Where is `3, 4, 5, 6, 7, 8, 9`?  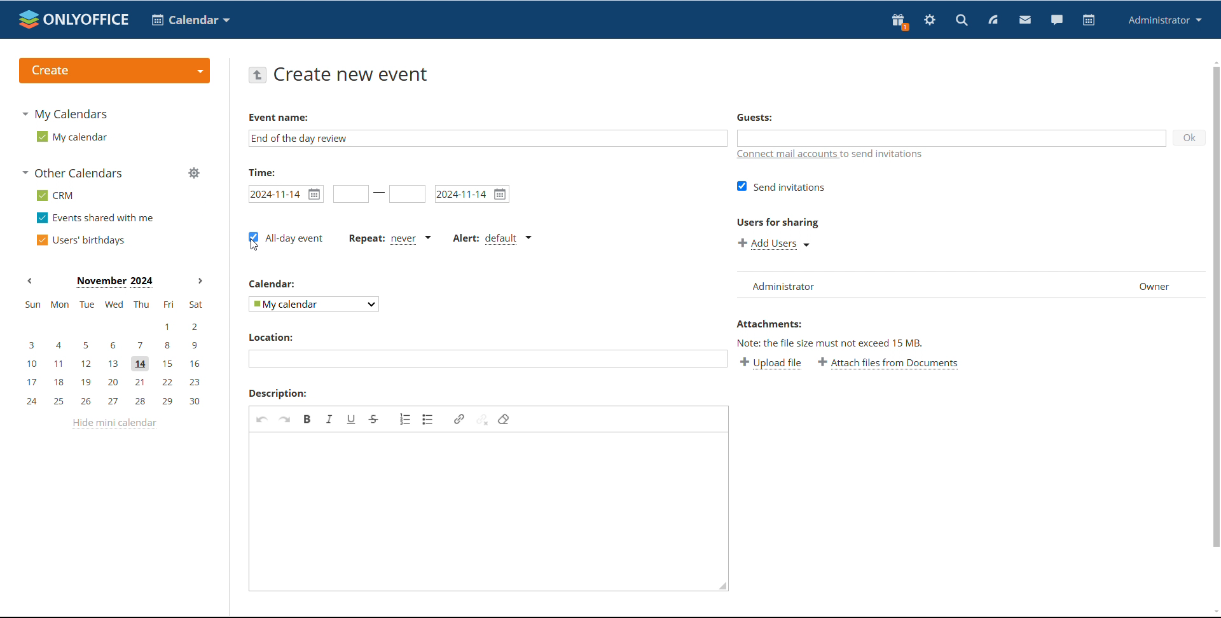 3, 4, 5, 6, 7, 8, 9 is located at coordinates (114, 344).